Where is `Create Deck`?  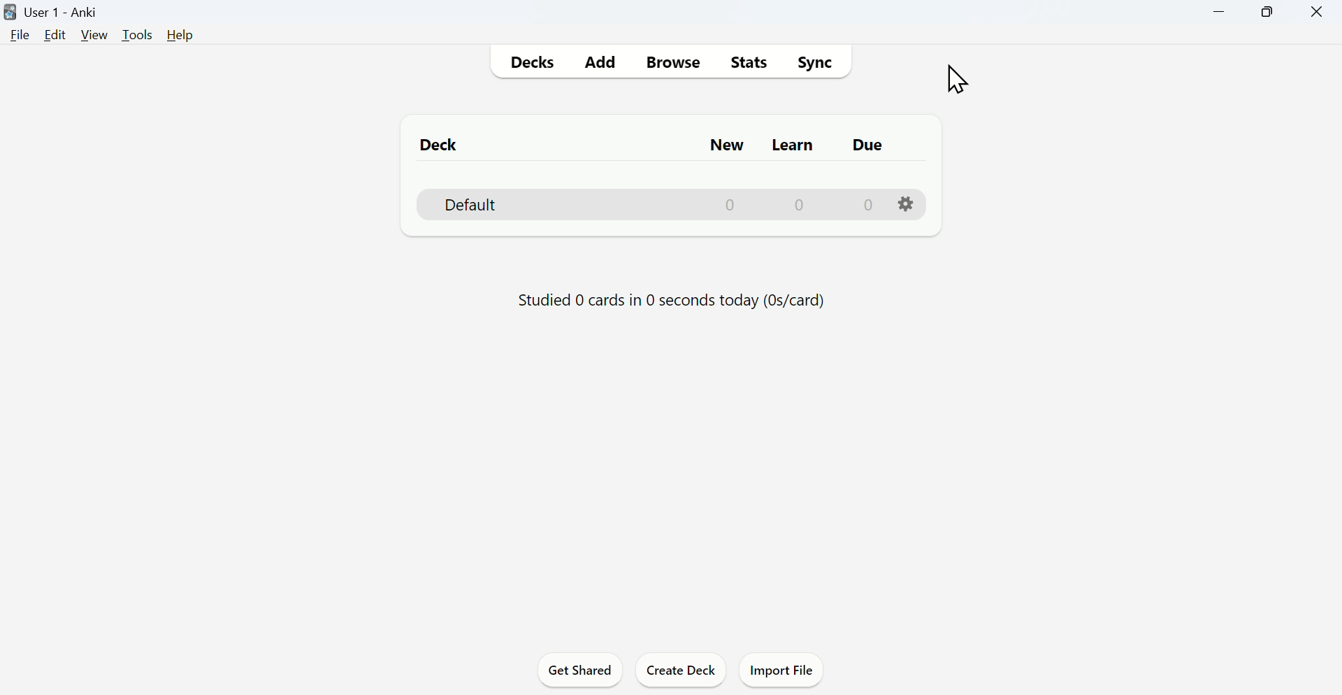
Create Deck is located at coordinates (682, 668).